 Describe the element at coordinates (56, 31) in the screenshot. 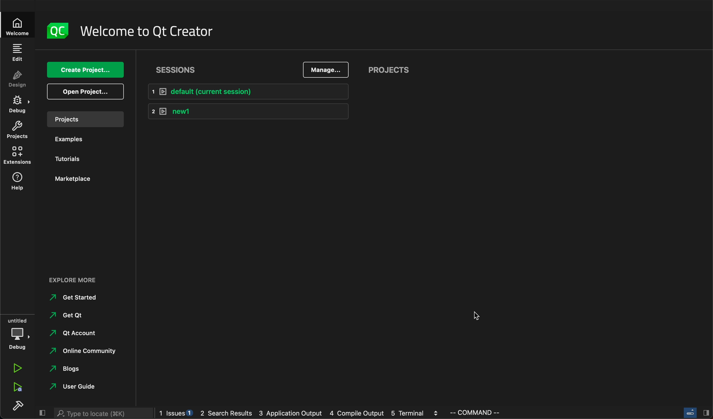

I see `logo` at that location.